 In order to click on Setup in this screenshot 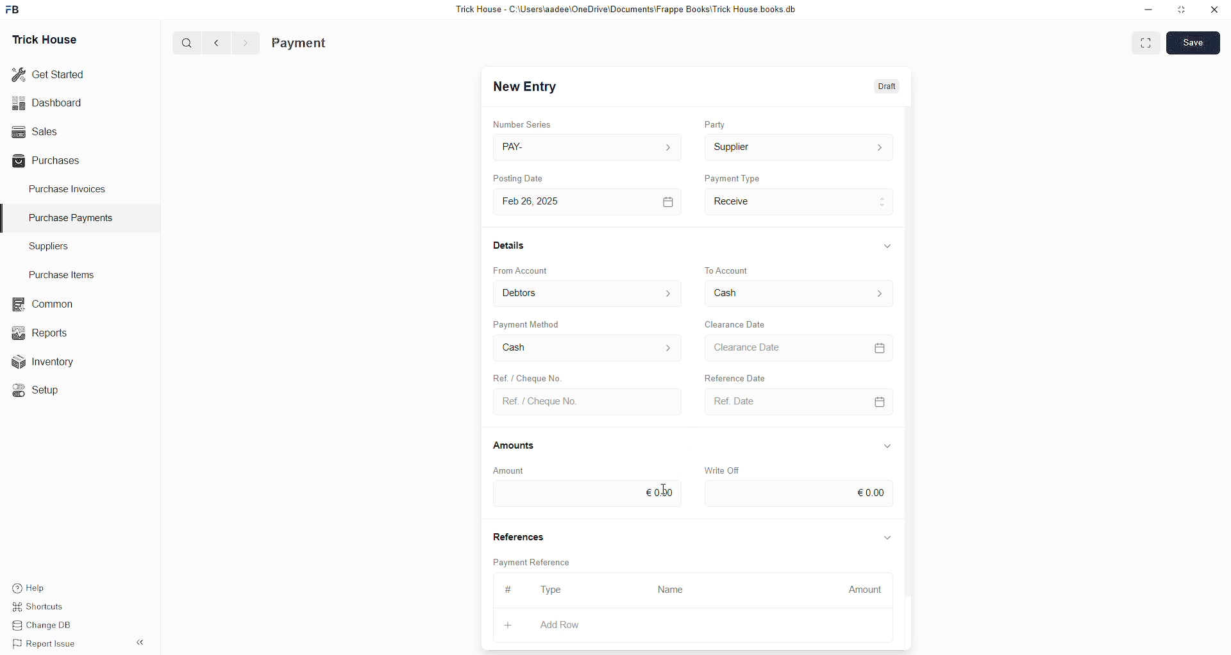, I will do `click(35, 389)`.